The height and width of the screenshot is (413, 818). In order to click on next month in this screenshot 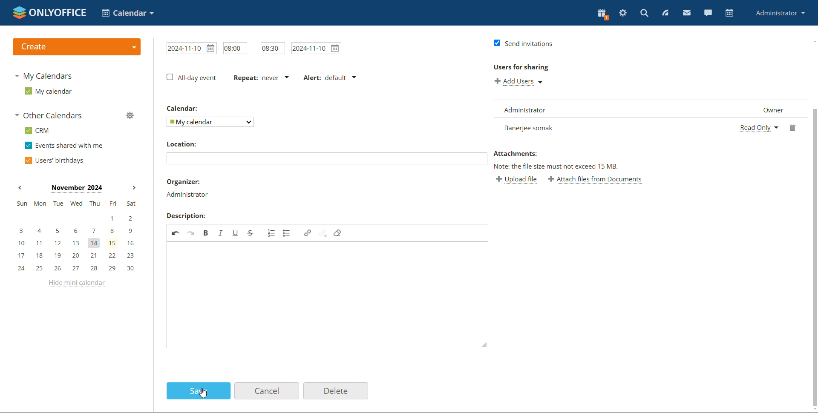, I will do `click(133, 188)`.